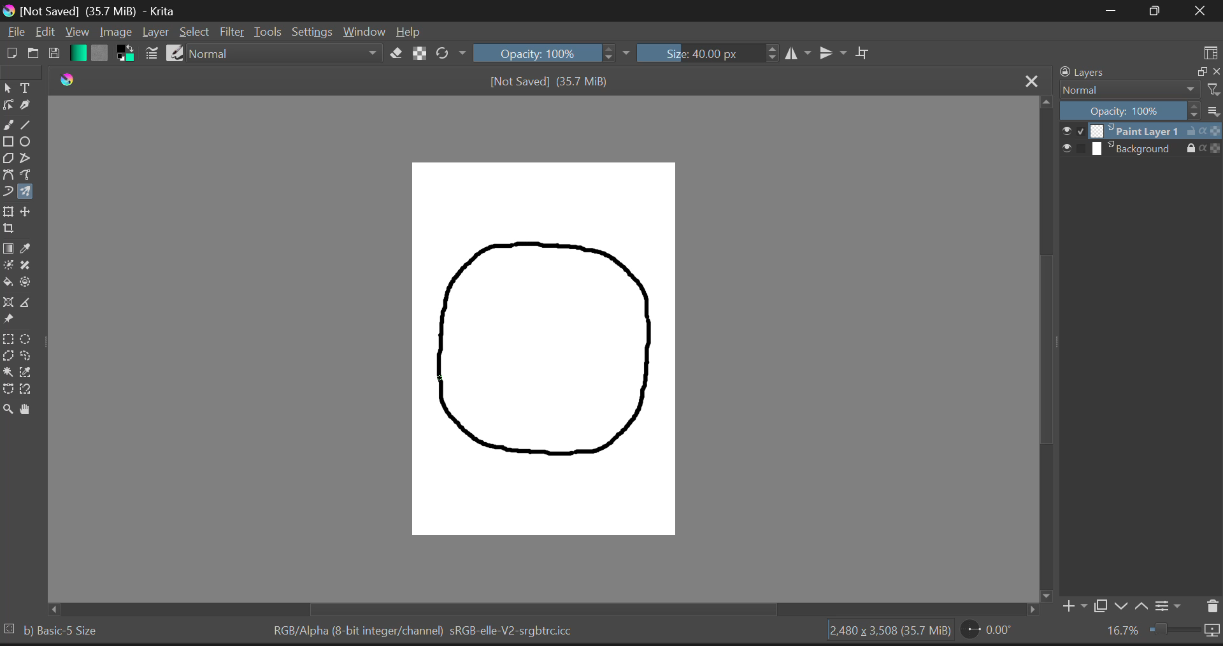 This screenshot has height=646, width=1223. What do you see at coordinates (155, 32) in the screenshot?
I see `Layer` at bounding box center [155, 32].